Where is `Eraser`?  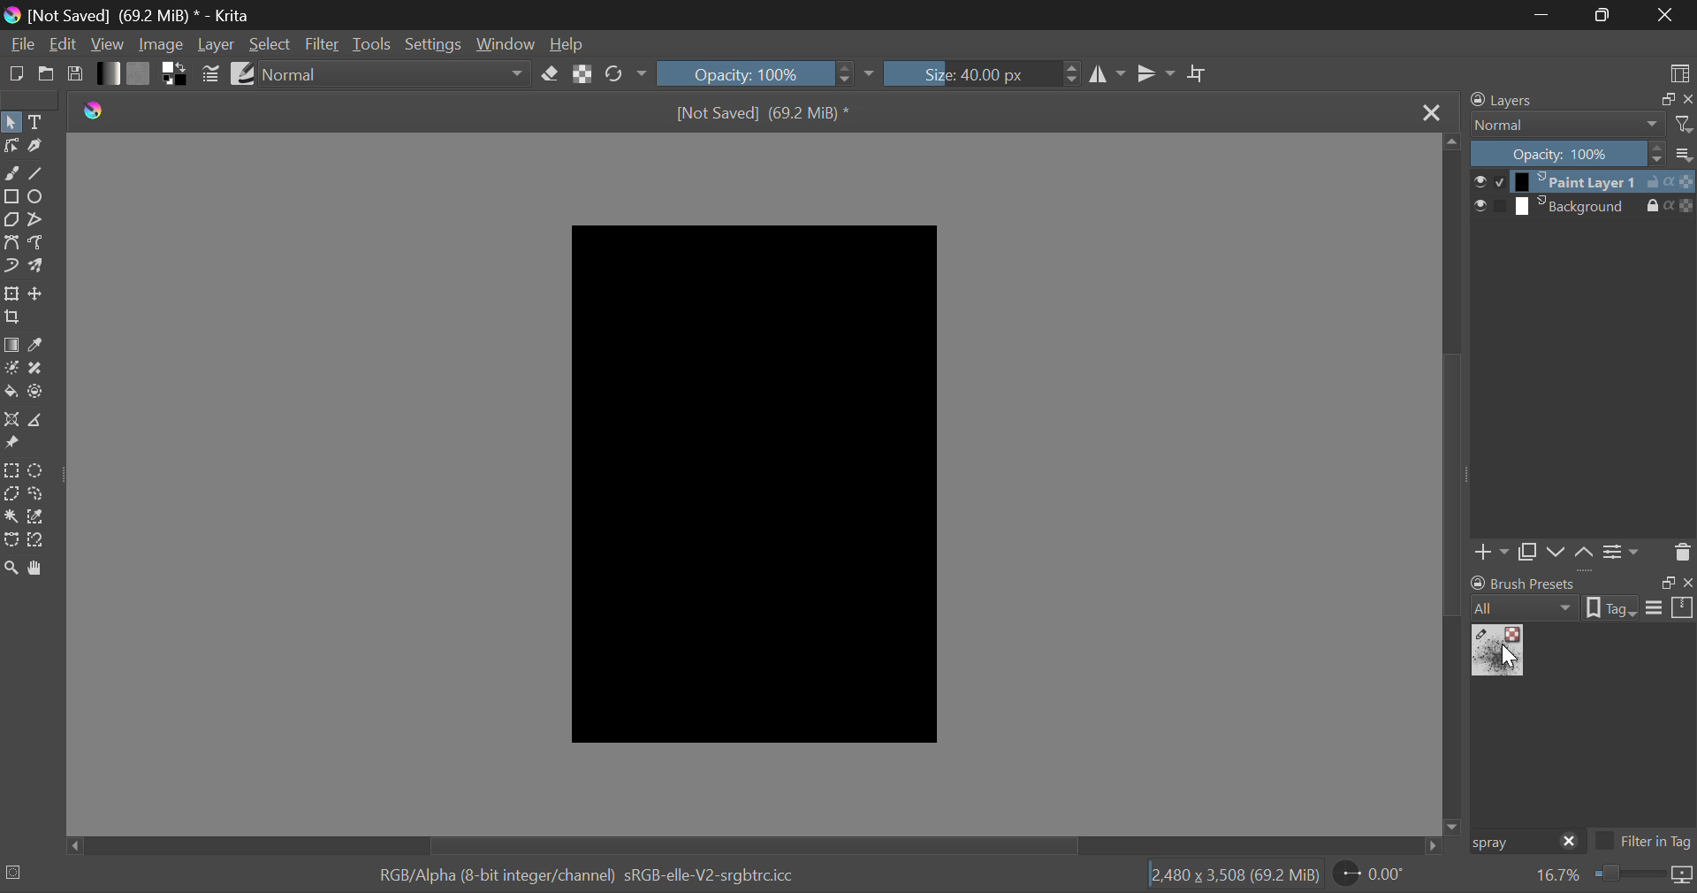
Eraser is located at coordinates (550, 74).